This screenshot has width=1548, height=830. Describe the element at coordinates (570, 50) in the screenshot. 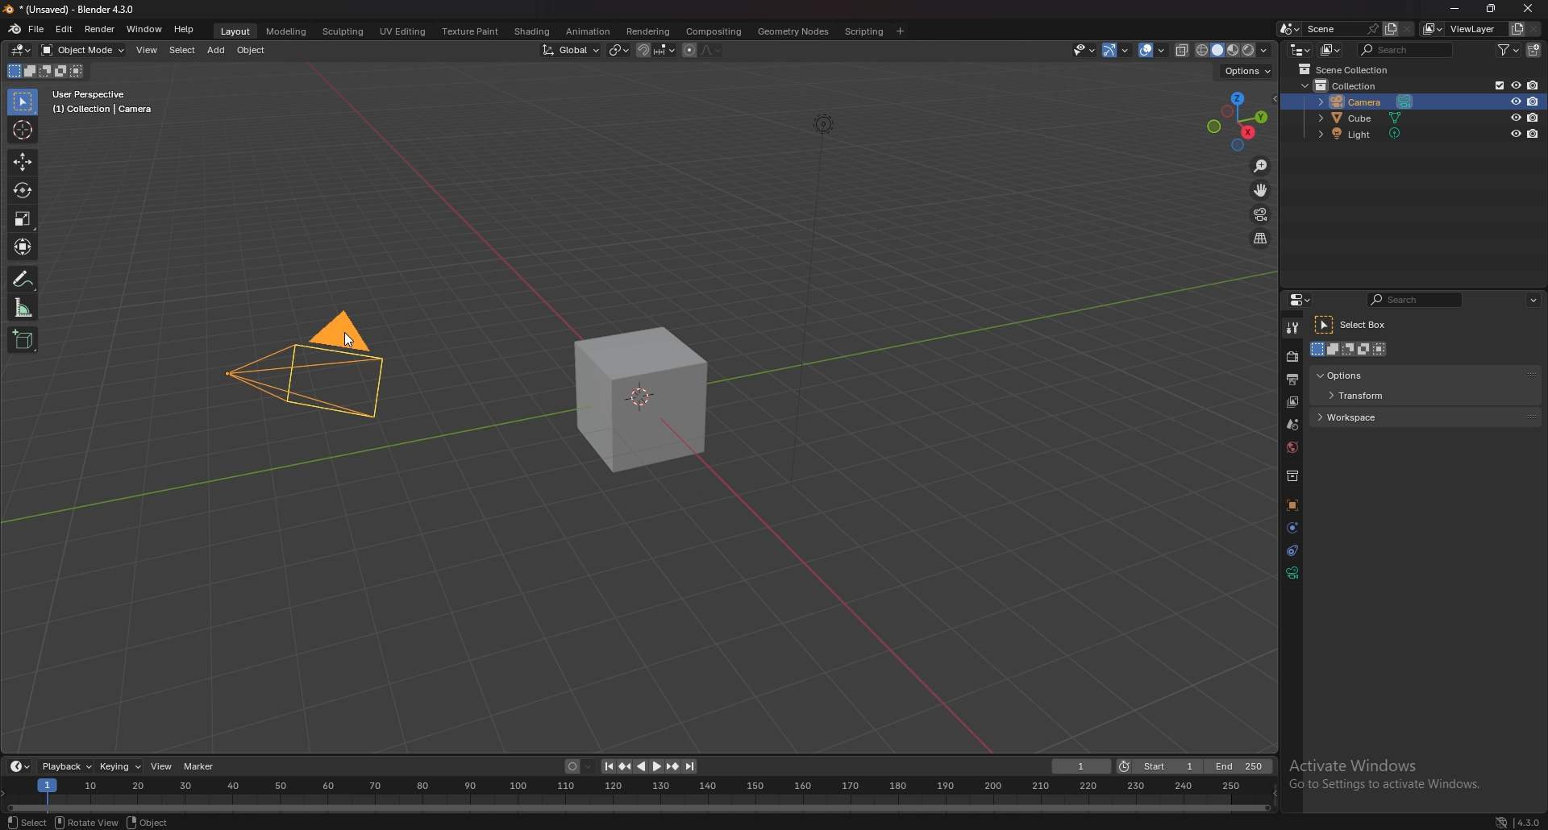

I see `transform orientation` at that location.